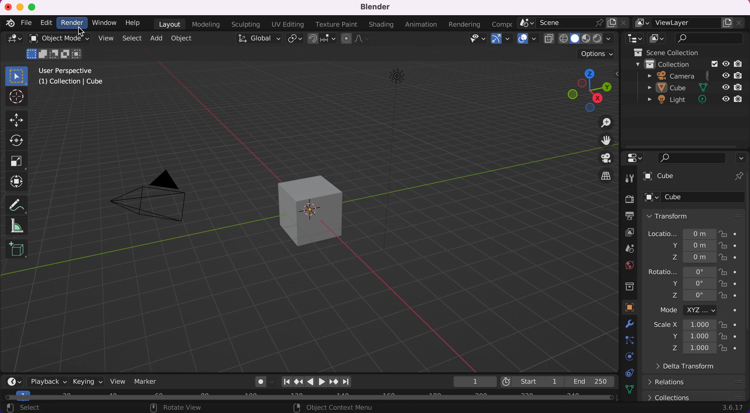  Describe the element at coordinates (323, 382) in the screenshot. I see `Play animation` at that location.